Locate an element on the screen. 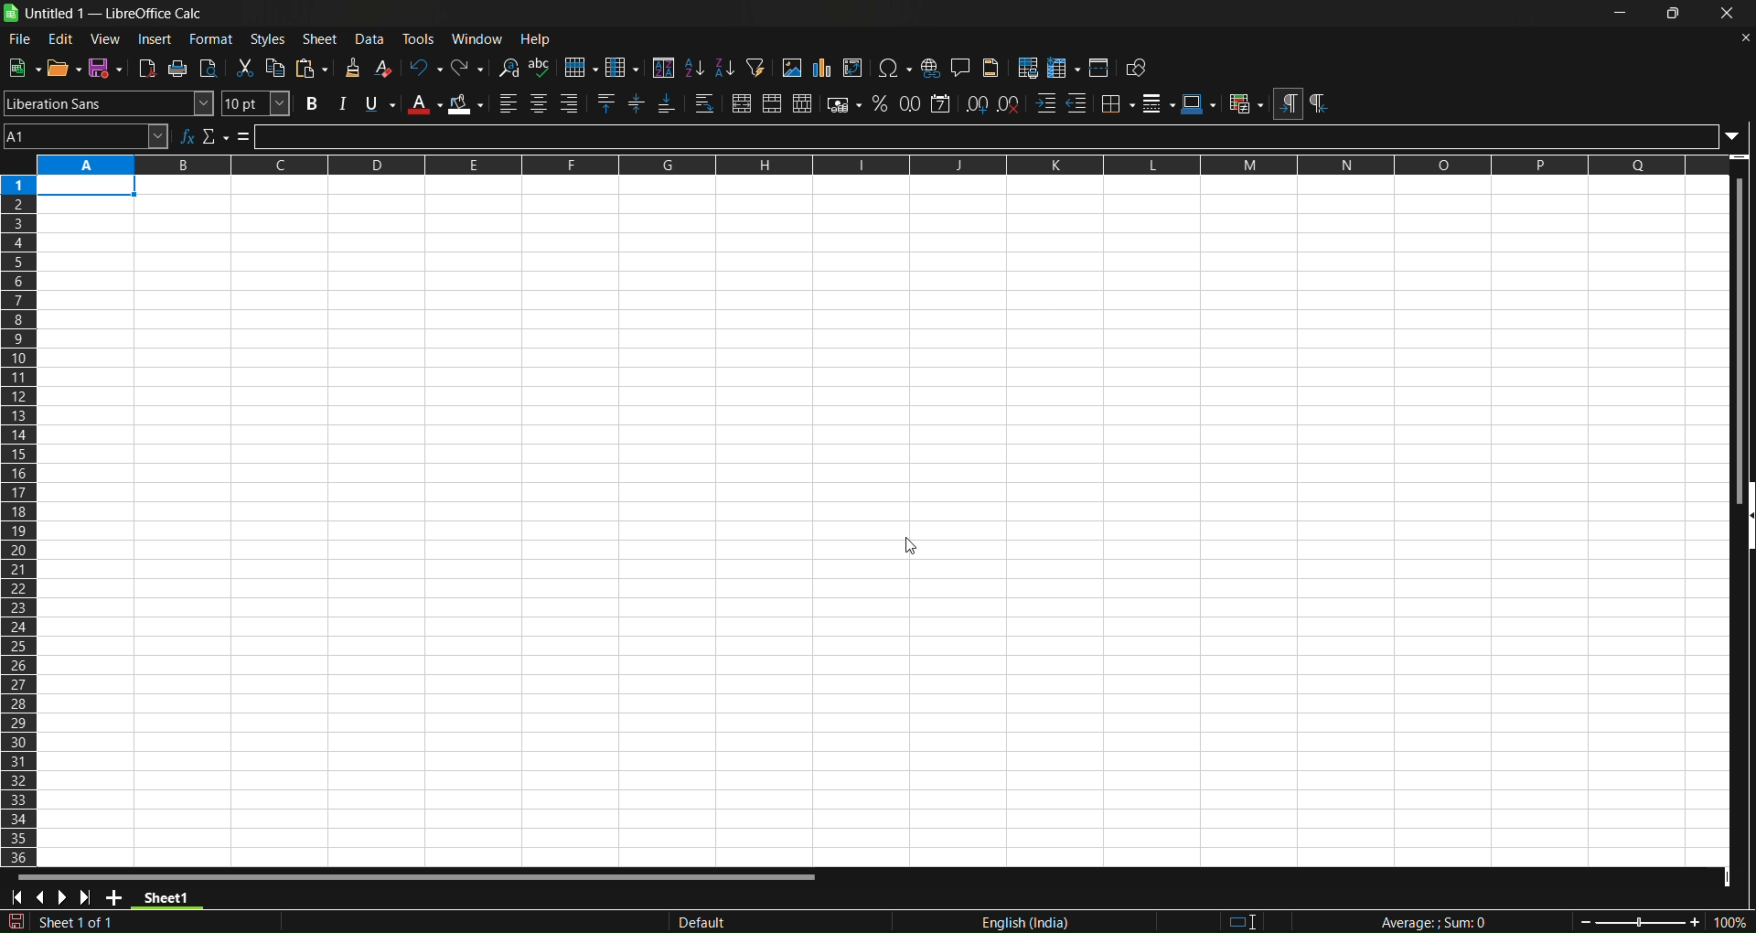 This screenshot has width=1756, height=933. clear direct formatting is located at coordinates (385, 68).